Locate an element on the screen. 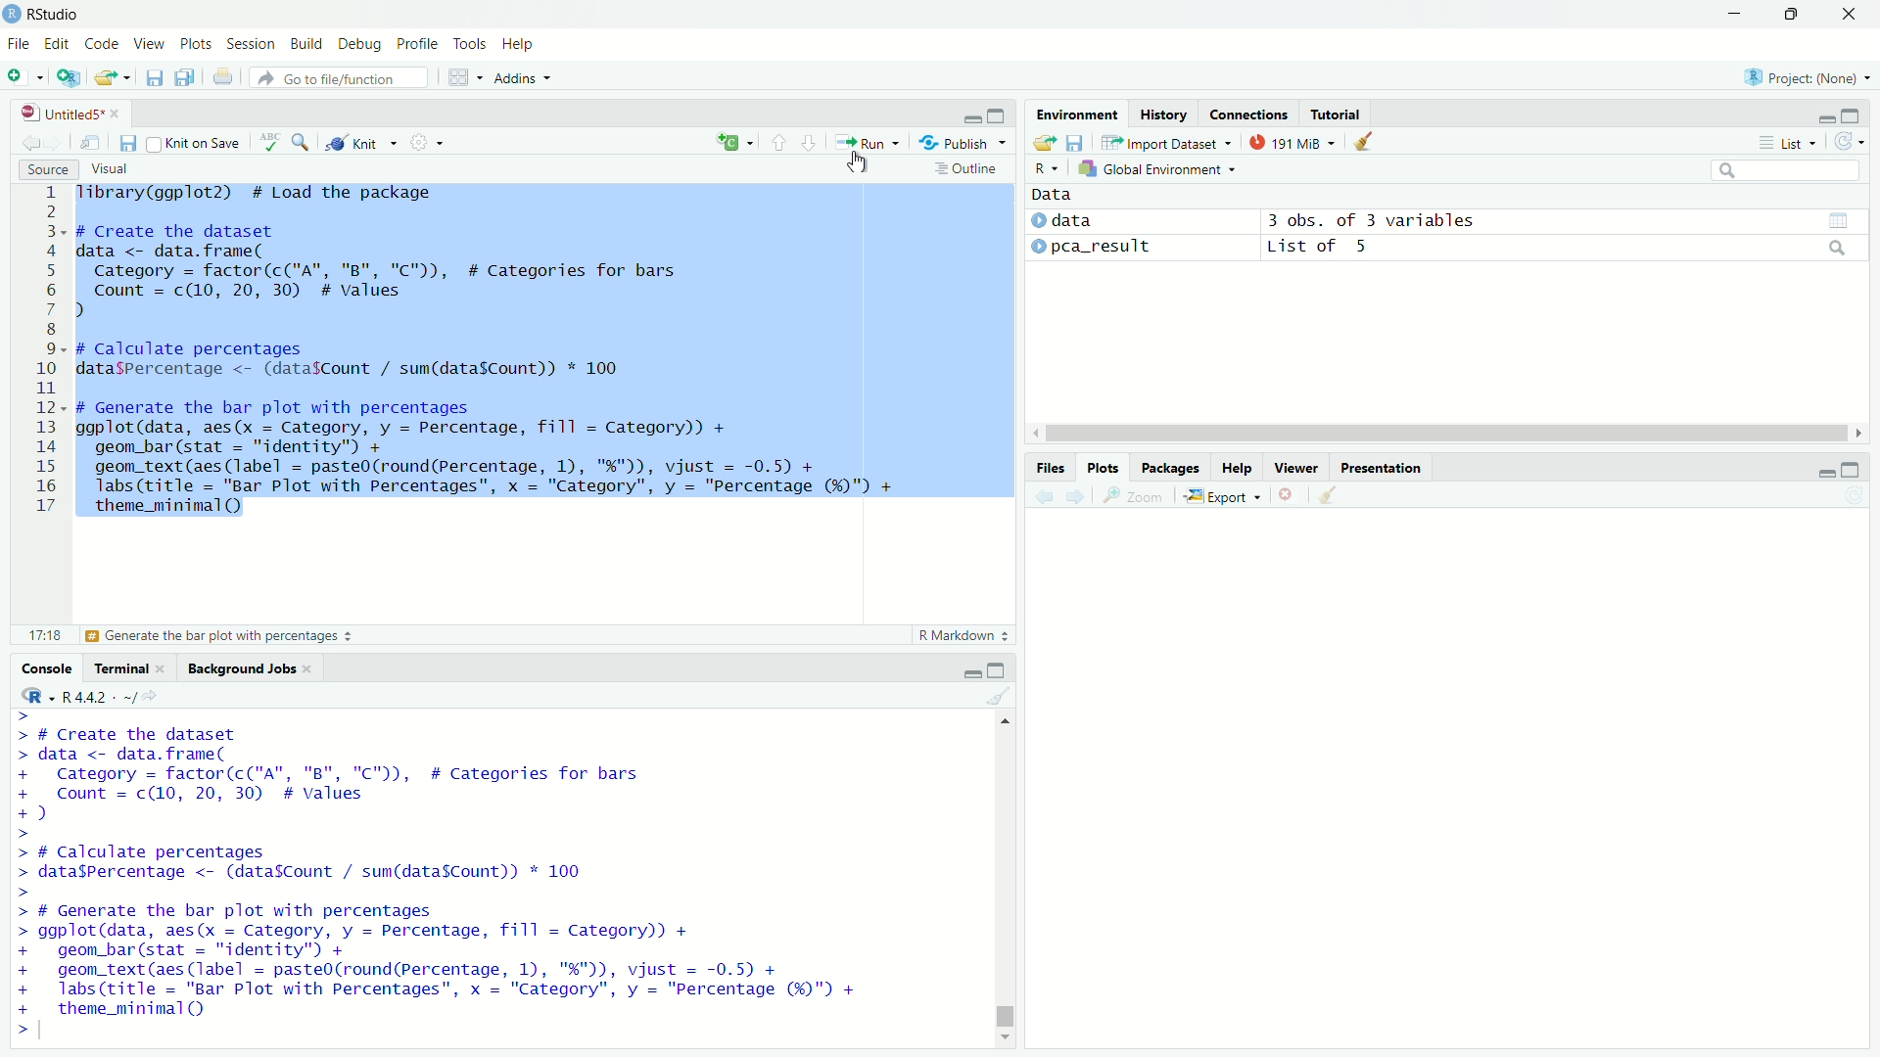 This screenshot has height=1057, width=1880. minimize is located at coordinates (972, 668).